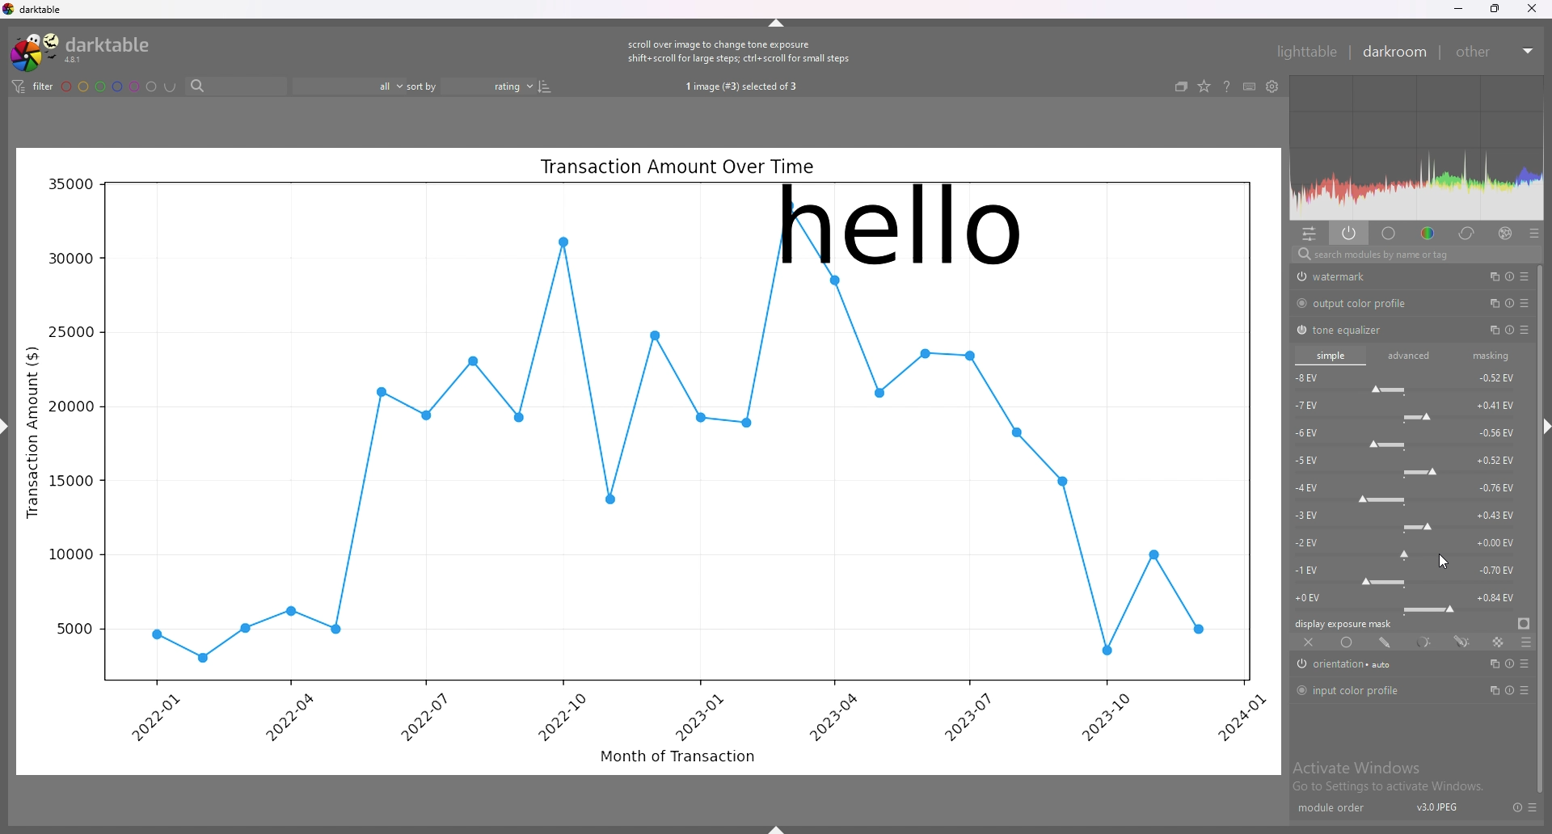  What do you see at coordinates (900, 225) in the screenshot?
I see `hello` at bounding box center [900, 225].